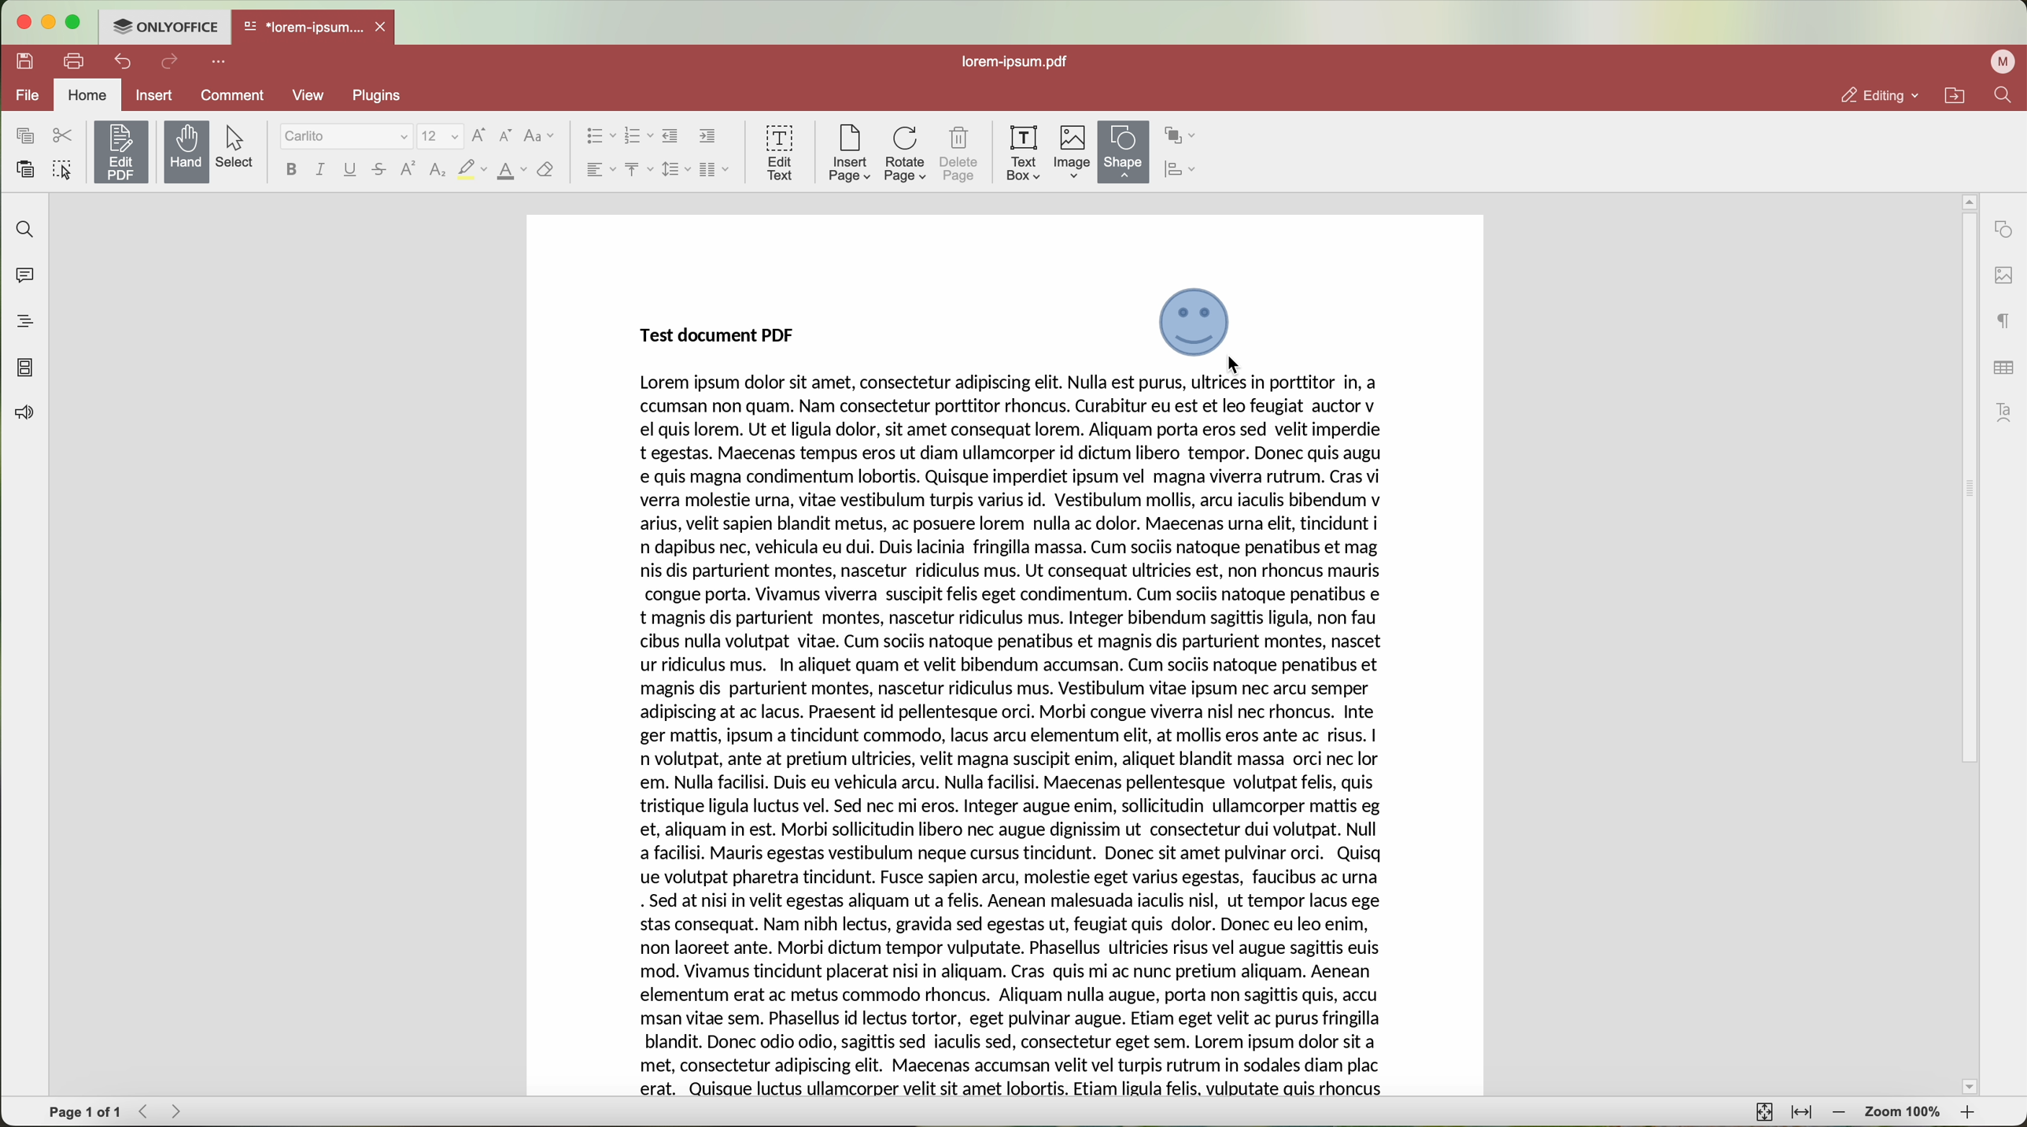  What do you see at coordinates (597, 169) in the screenshot?
I see `horizontal align` at bounding box center [597, 169].